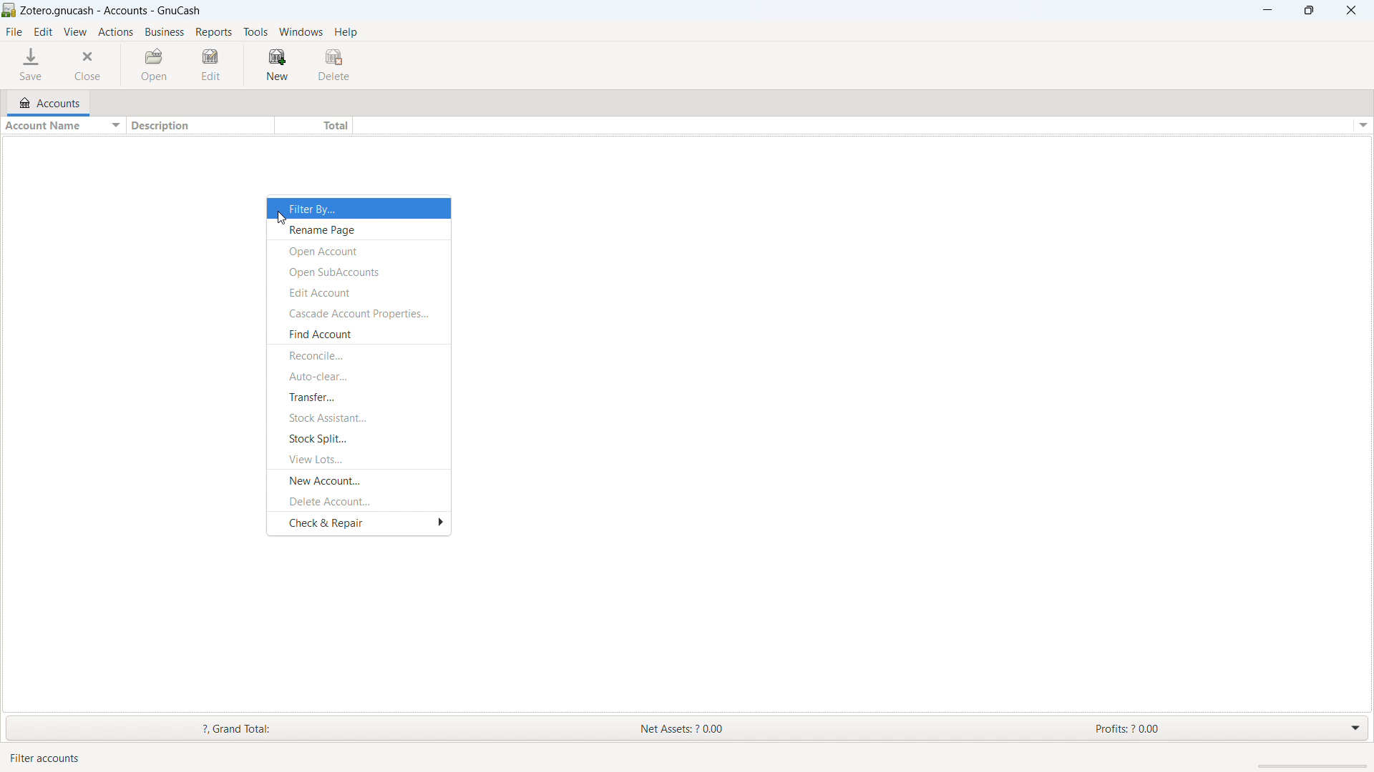 This screenshot has width=1374, height=772. I want to click on business, so click(164, 32).